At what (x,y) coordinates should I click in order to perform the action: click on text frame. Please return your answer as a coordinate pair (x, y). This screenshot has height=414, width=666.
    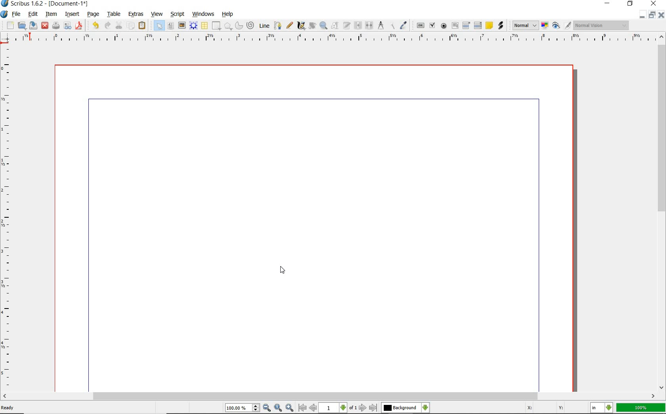
    Looking at the image, I should click on (170, 26).